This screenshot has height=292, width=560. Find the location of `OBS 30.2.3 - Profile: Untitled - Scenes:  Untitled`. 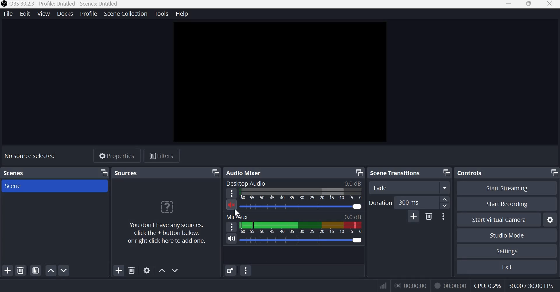

OBS 30.2.3 - Profile: Untitled - Scenes:  Untitled is located at coordinates (61, 4).